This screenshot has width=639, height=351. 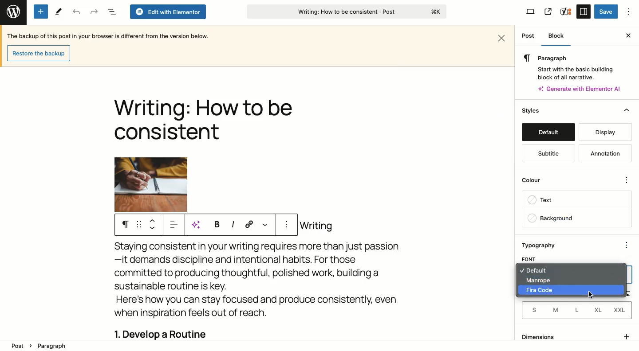 What do you see at coordinates (199, 225) in the screenshot?
I see `AI` at bounding box center [199, 225].